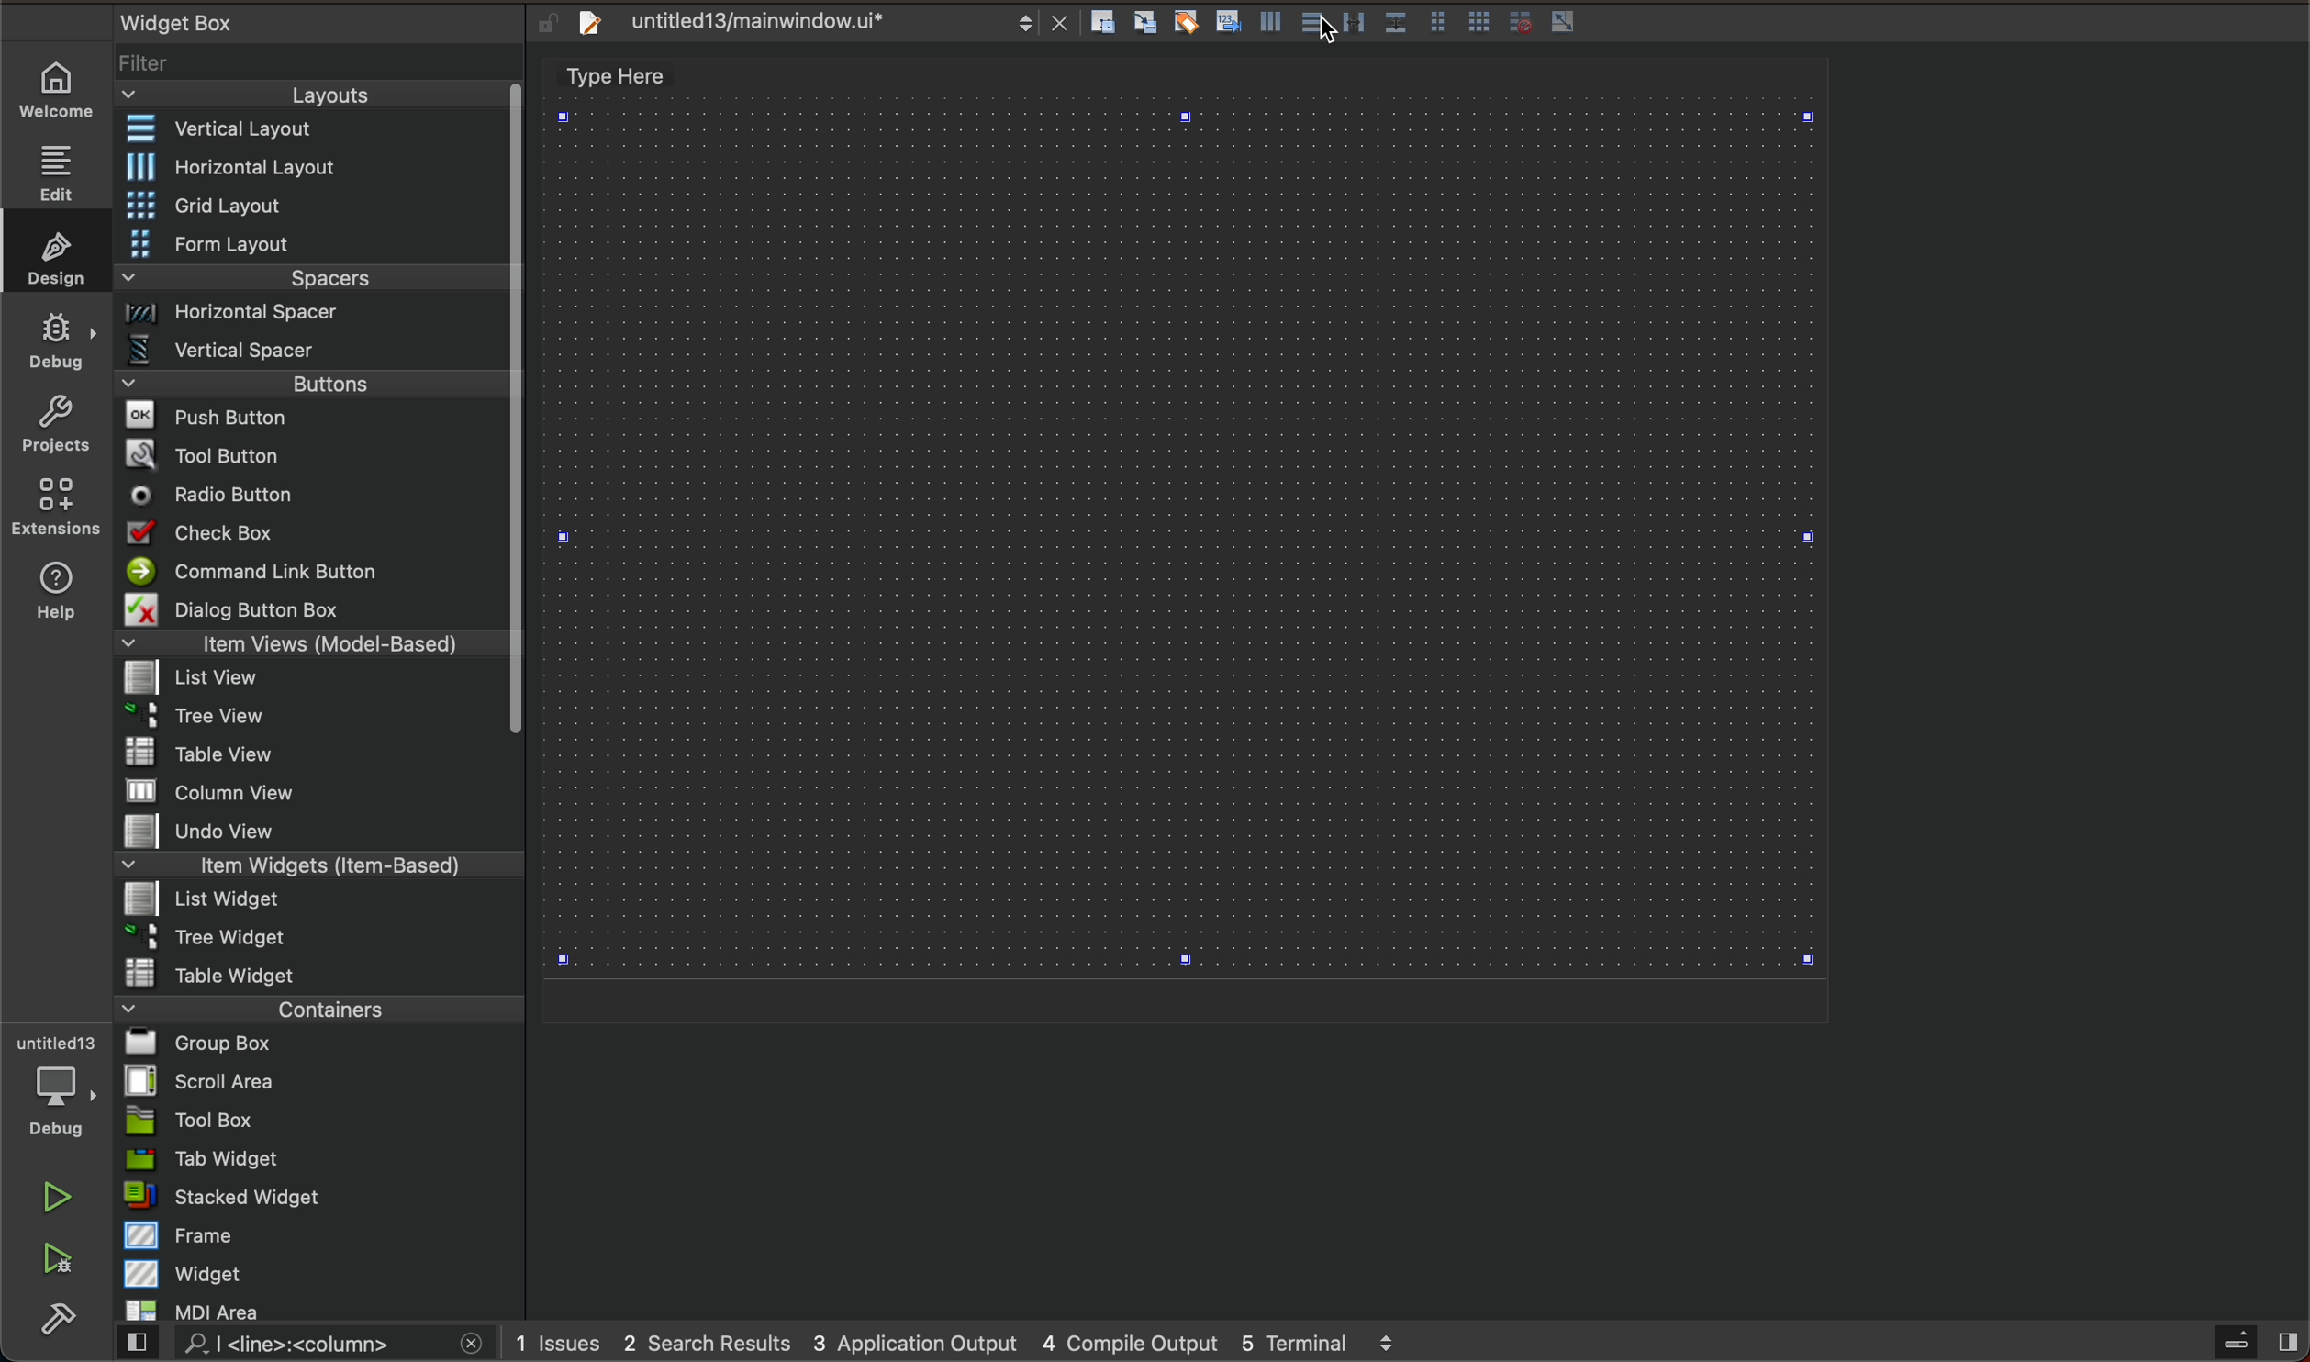 This screenshot has width=2310, height=1362. Describe the element at coordinates (307, 1311) in the screenshot. I see `MDI Area` at that location.